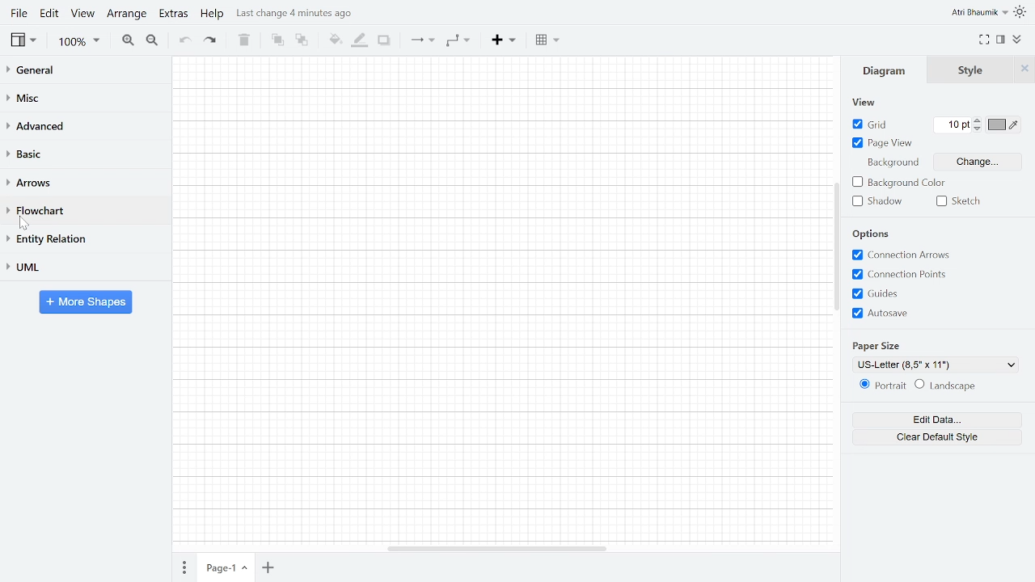  Describe the element at coordinates (953, 386) in the screenshot. I see `Landscape` at that location.